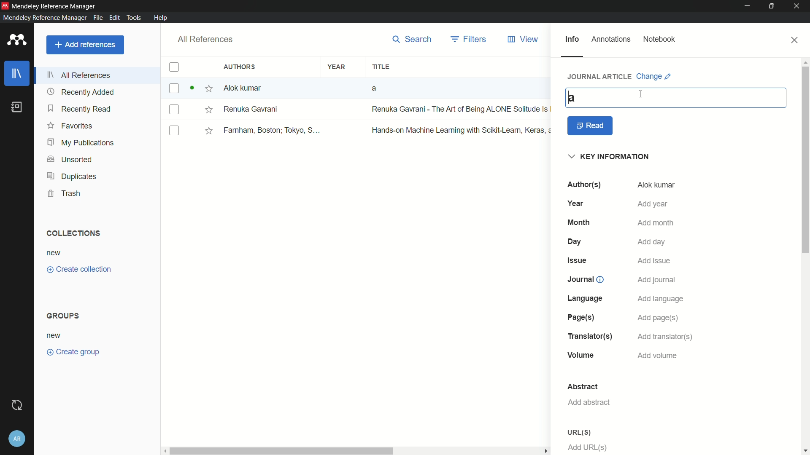 The height and width of the screenshot is (455, 810). Describe the element at coordinates (654, 262) in the screenshot. I see `add issue` at that location.